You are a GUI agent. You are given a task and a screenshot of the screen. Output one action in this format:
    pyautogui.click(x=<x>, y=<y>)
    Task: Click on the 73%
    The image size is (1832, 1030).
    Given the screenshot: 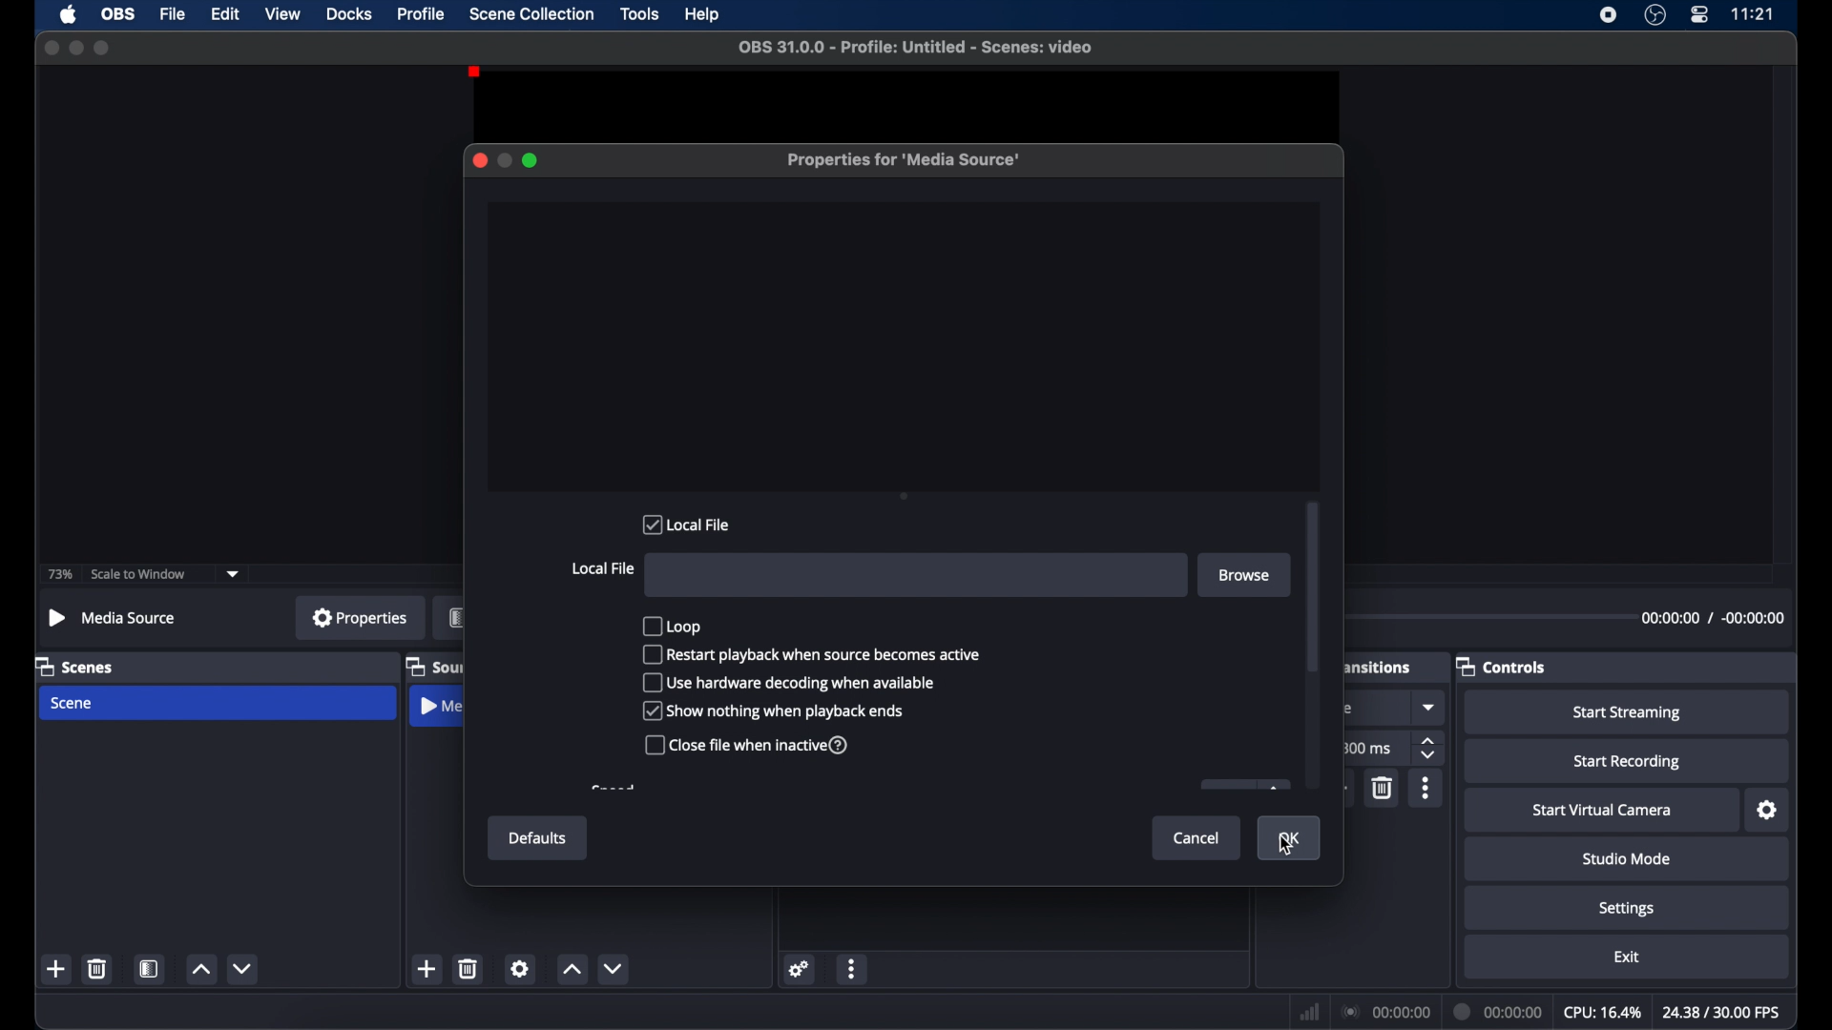 What is the action you would take?
    pyautogui.click(x=59, y=574)
    